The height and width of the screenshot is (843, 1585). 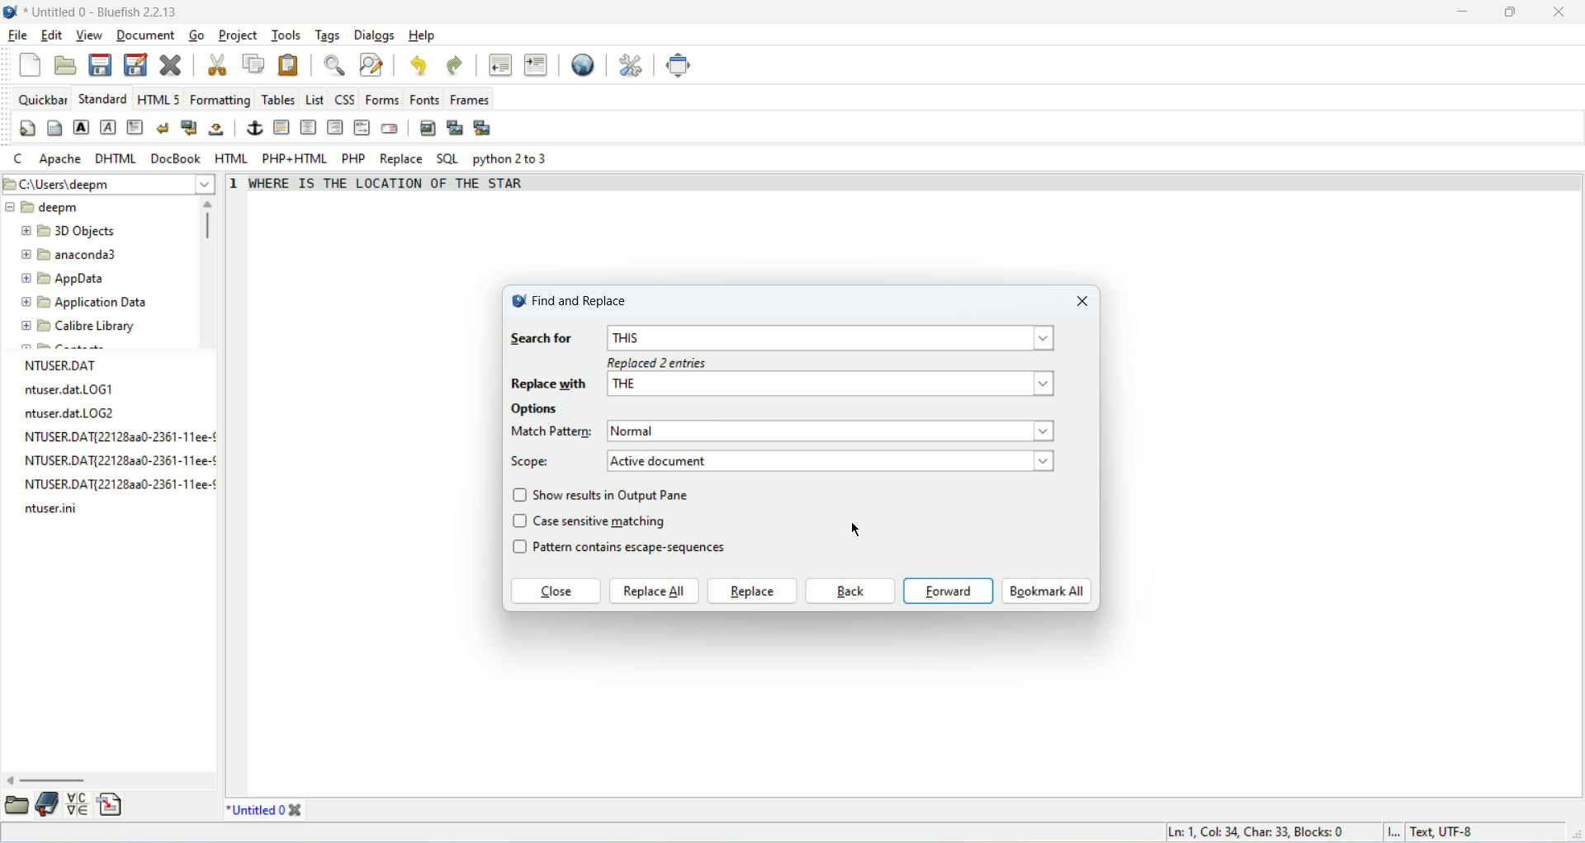 What do you see at coordinates (455, 66) in the screenshot?
I see `redo` at bounding box center [455, 66].